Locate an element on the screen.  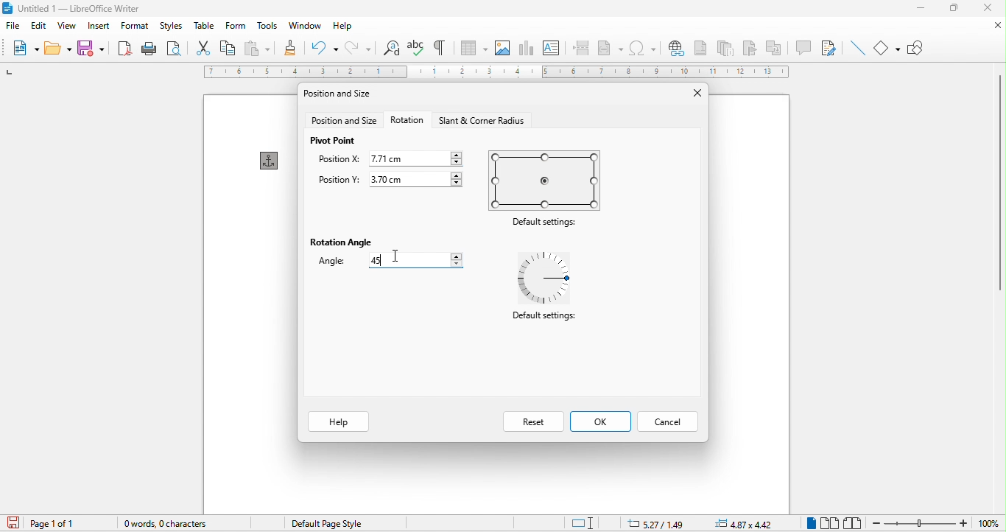
help is located at coordinates (341, 27).